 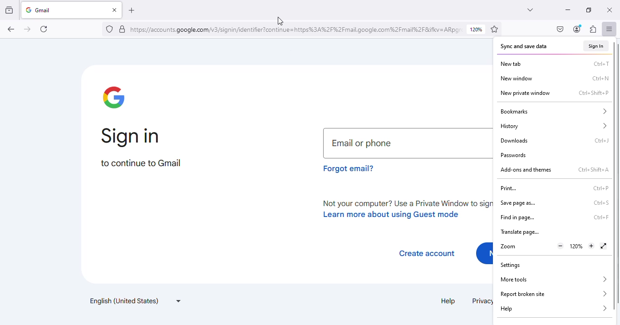 What do you see at coordinates (561, 29) in the screenshot?
I see `save to pocket` at bounding box center [561, 29].